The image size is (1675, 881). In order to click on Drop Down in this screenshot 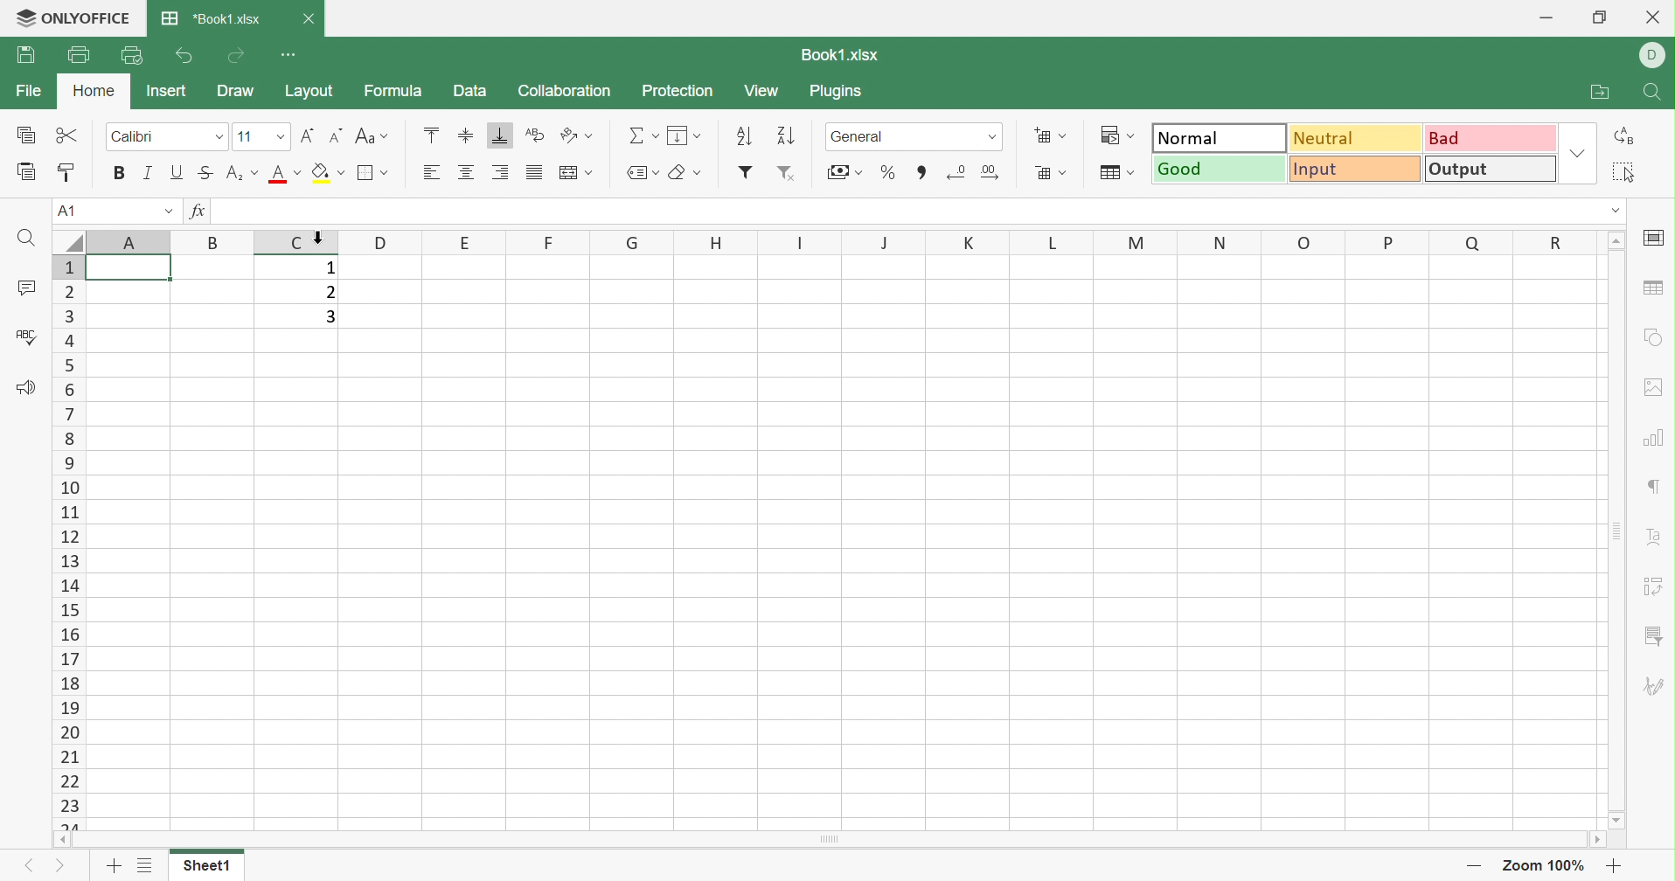, I will do `click(167, 213)`.